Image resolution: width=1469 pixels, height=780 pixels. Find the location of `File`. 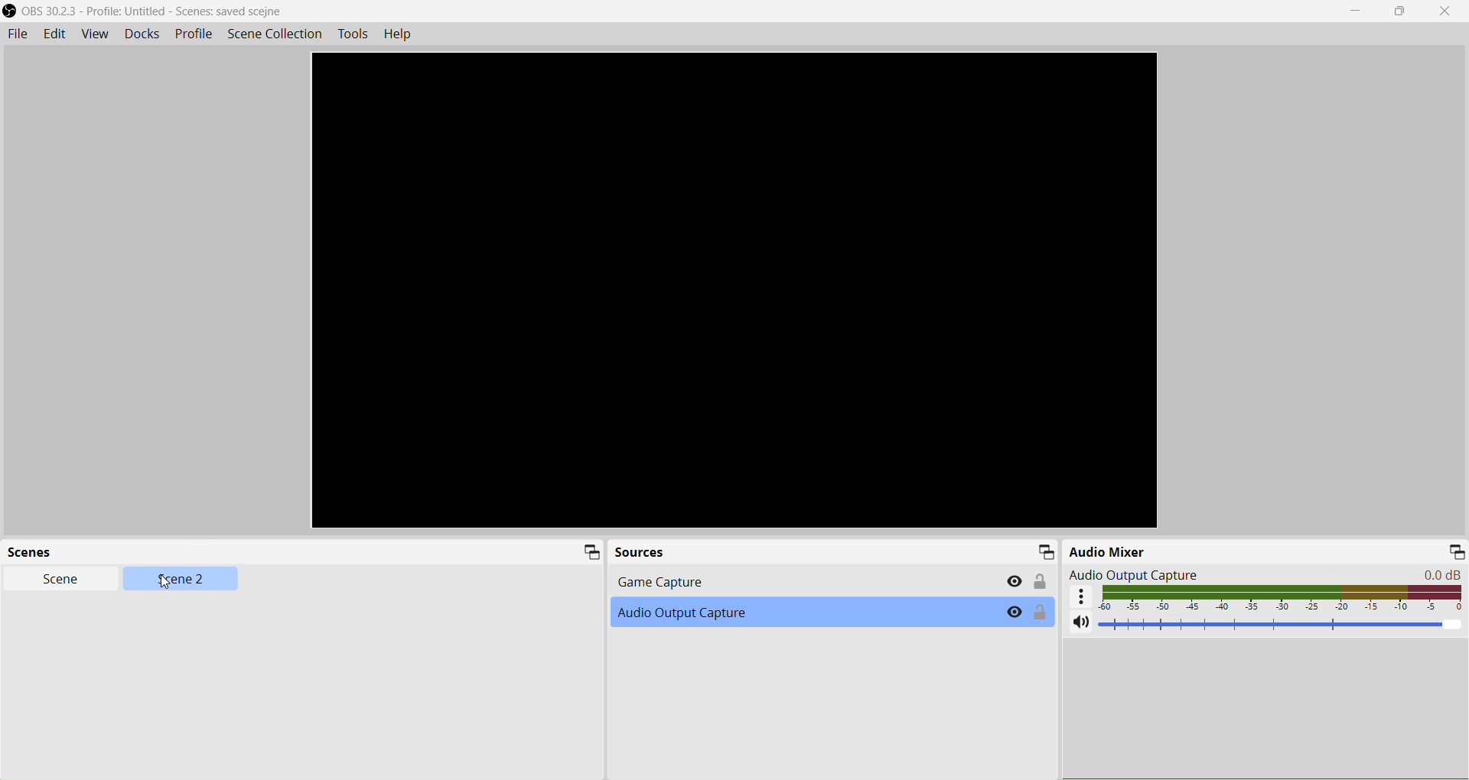

File is located at coordinates (17, 34).